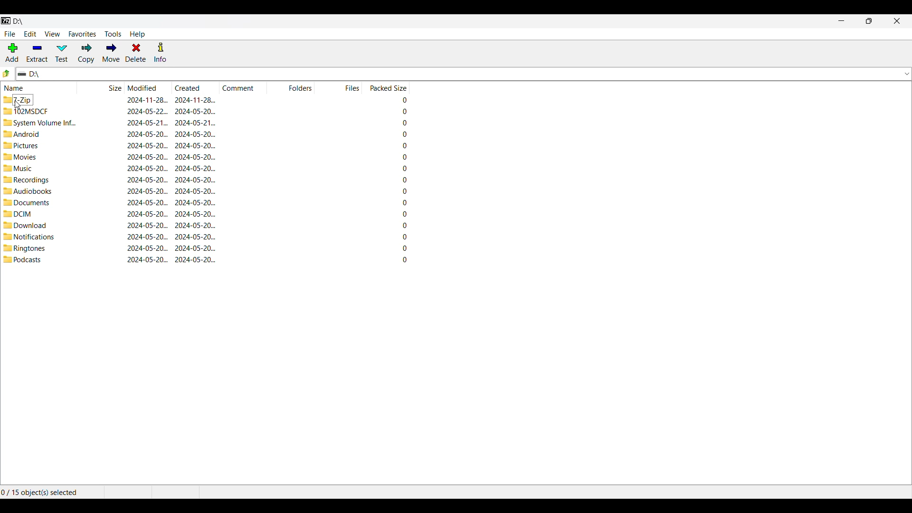  Describe the element at coordinates (62, 53) in the screenshot. I see `Test` at that location.